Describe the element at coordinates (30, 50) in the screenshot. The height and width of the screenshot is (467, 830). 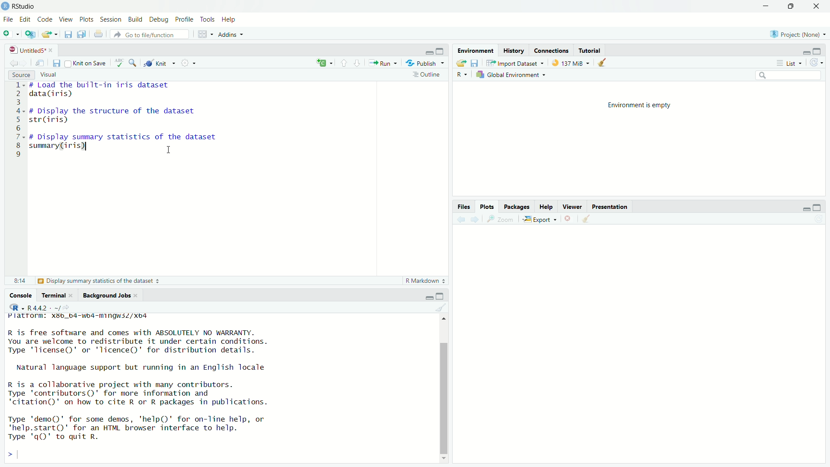
I see `Untitled5*` at that location.